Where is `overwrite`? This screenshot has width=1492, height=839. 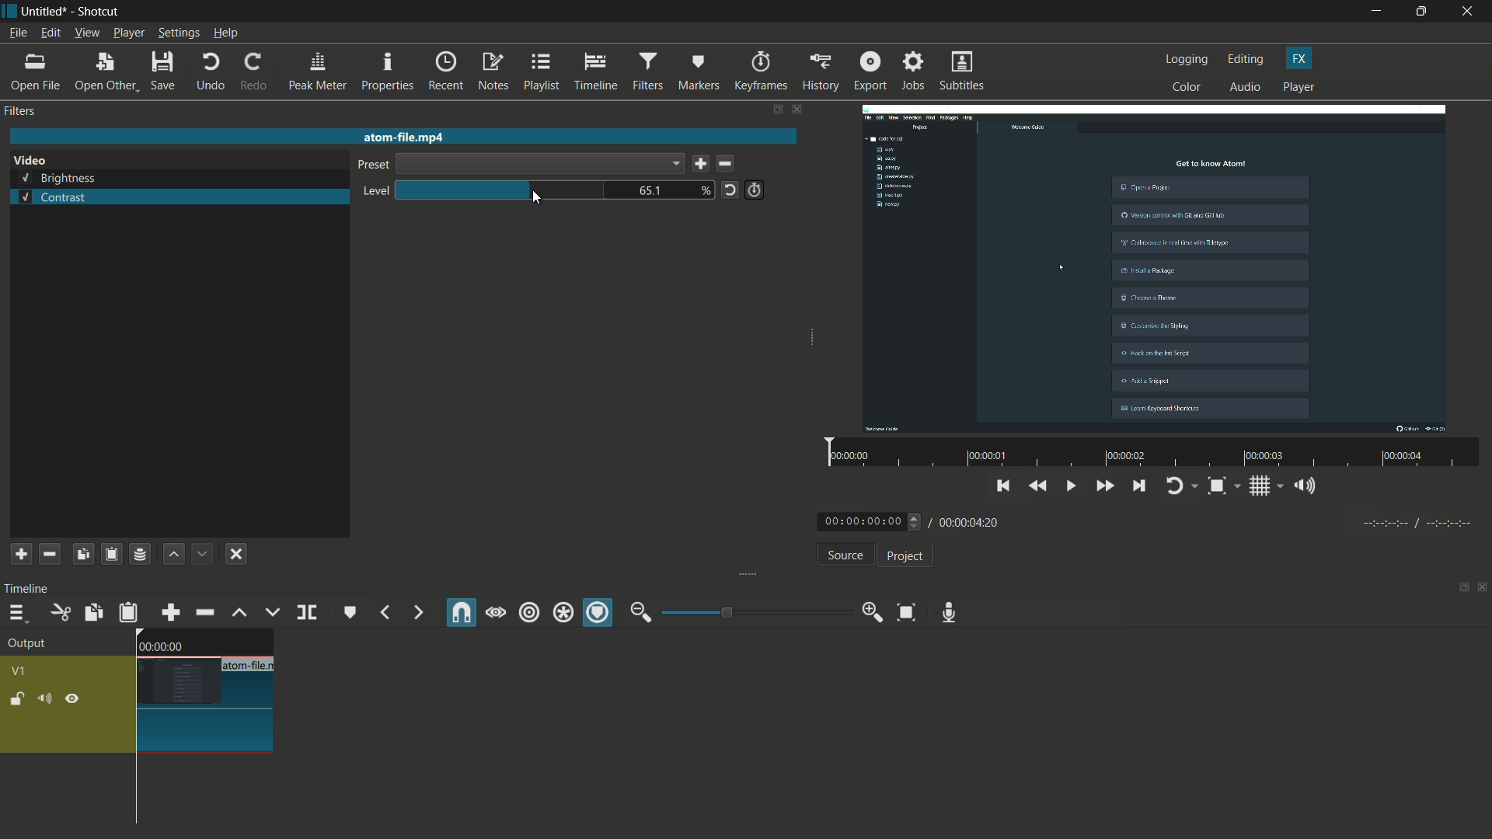
overwrite is located at coordinates (270, 612).